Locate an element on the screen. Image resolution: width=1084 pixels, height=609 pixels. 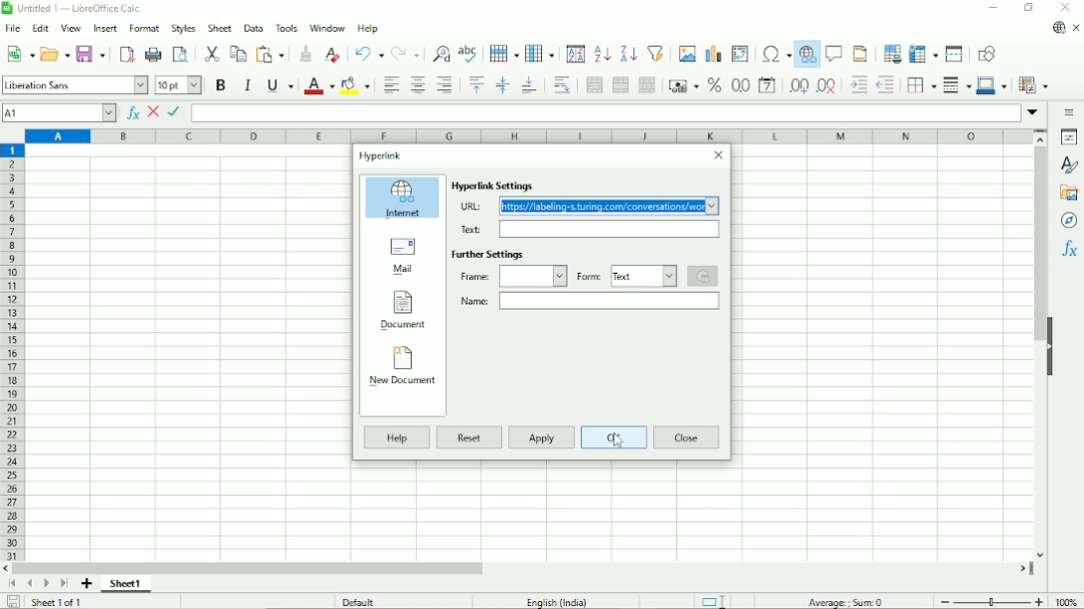
Increase indent is located at coordinates (859, 84).